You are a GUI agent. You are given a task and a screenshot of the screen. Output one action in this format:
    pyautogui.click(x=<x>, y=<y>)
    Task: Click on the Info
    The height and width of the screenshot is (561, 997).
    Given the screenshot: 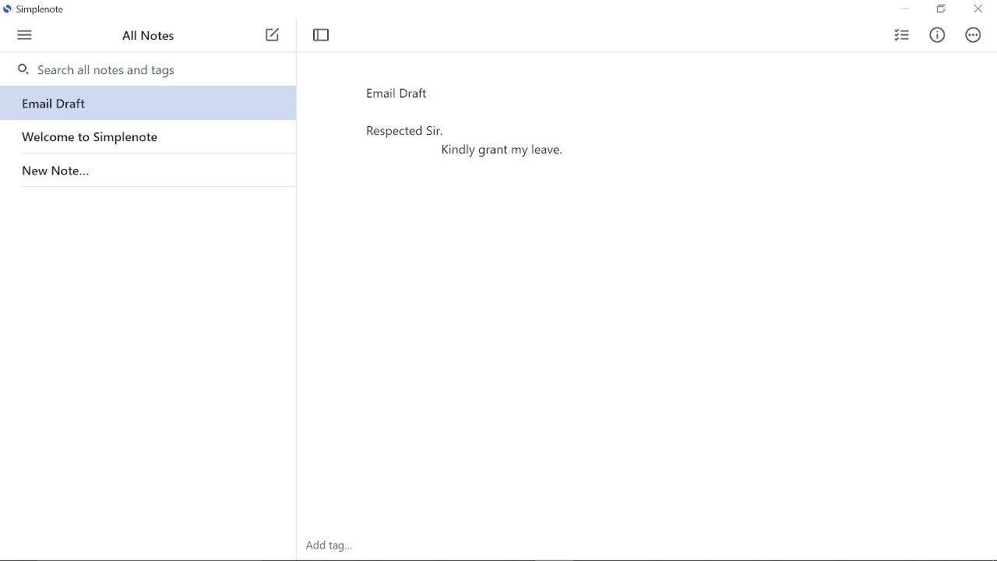 What is the action you would take?
    pyautogui.click(x=939, y=36)
    